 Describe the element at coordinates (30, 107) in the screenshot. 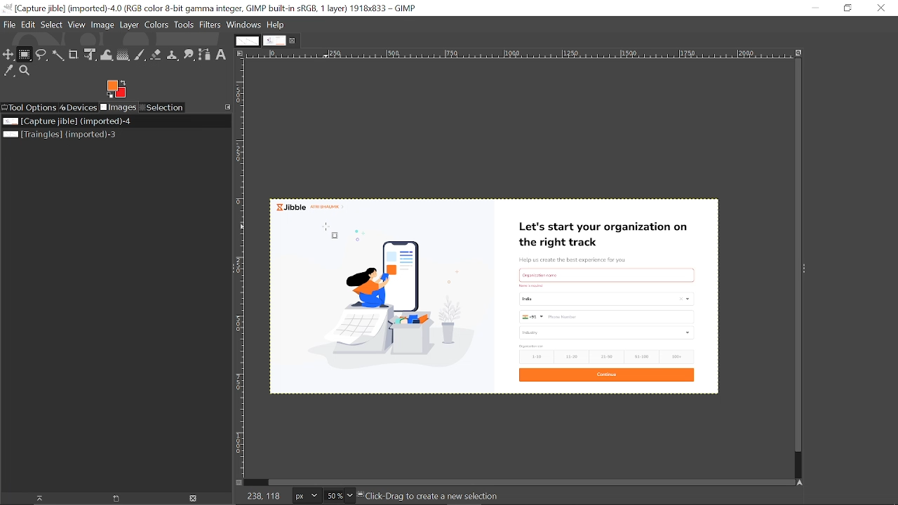

I see `Tool options` at that location.